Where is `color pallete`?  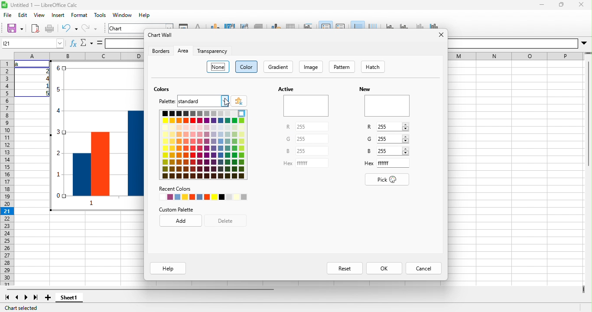
color pallete is located at coordinates (203, 145).